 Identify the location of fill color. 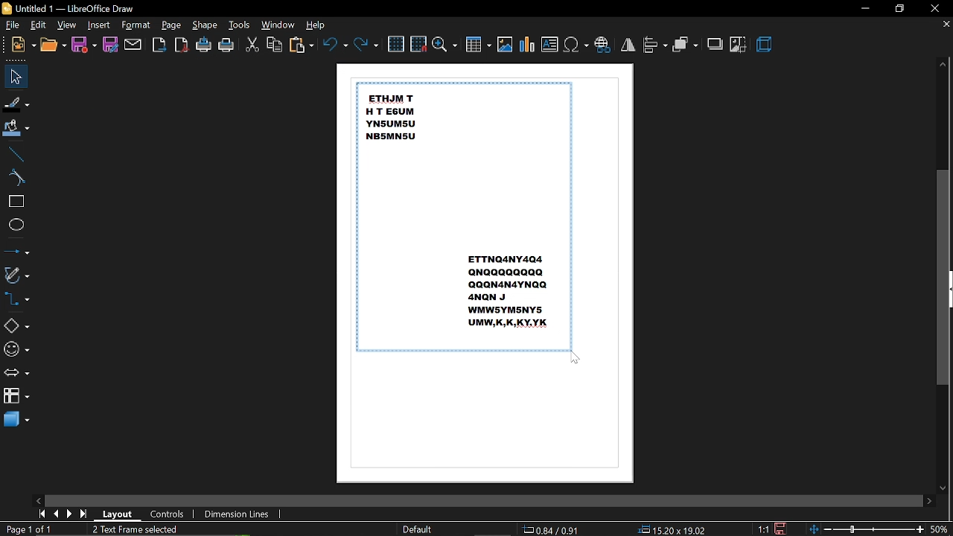
(18, 129).